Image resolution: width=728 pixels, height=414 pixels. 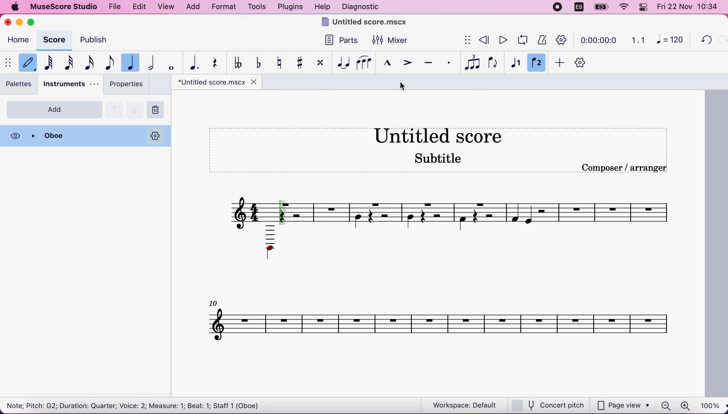 I want to click on "Untitled screw.mscx, so click(x=210, y=82).